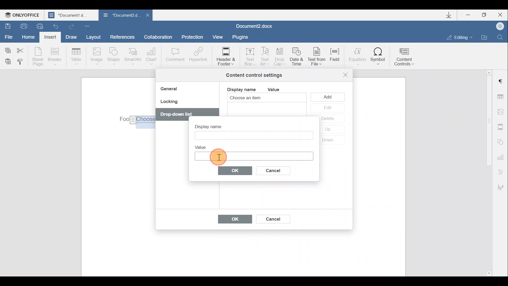  I want to click on Redo, so click(70, 25).